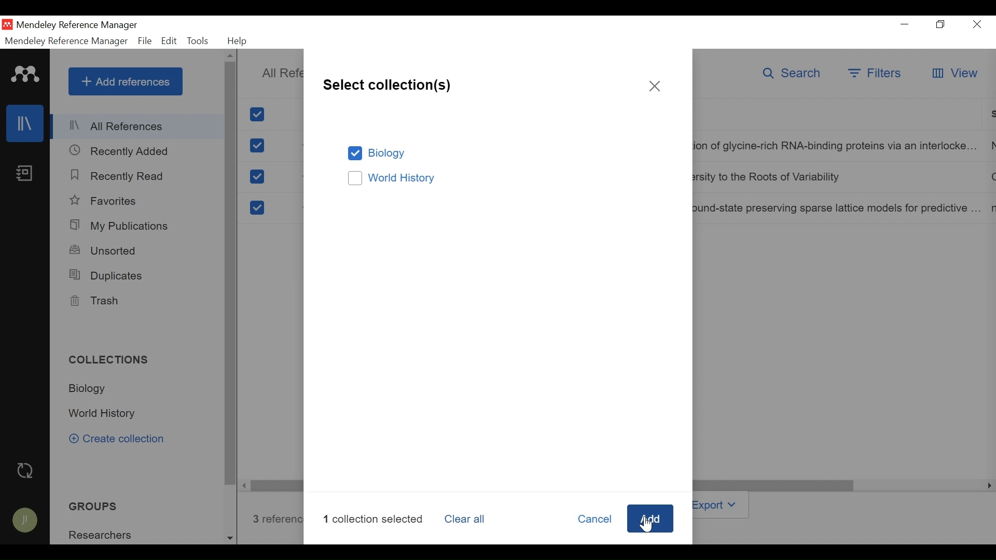  Describe the element at coordinates (120, 176) in the screenshot. I see `Recently Read` at that location.